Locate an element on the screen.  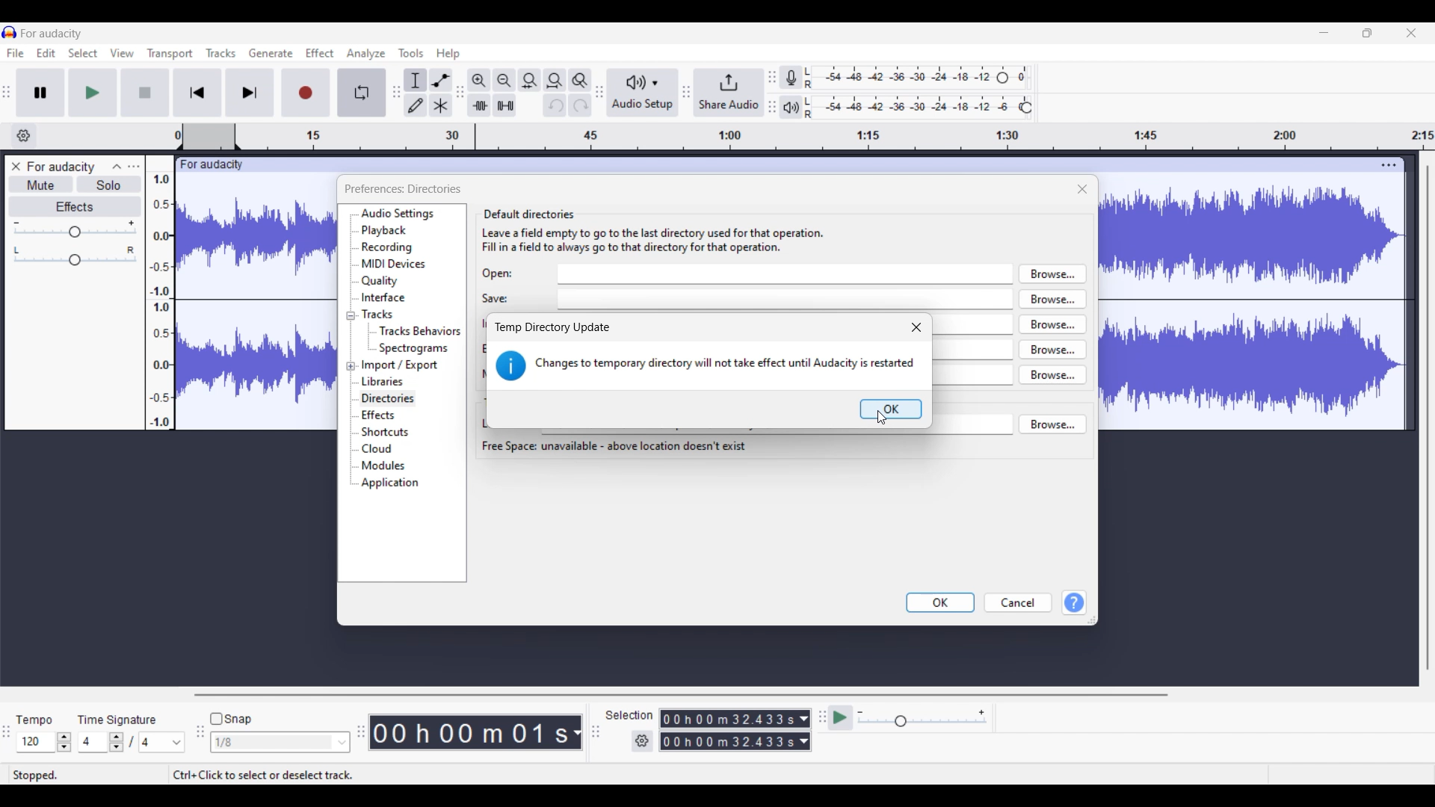
Minimize is located at coordinates (1324, 33).